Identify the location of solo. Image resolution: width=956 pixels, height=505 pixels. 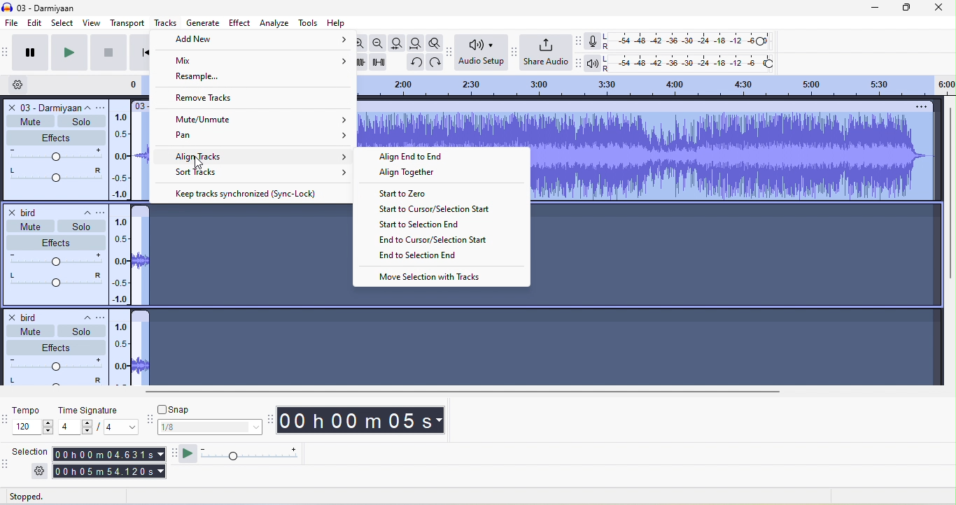
(80, 225).